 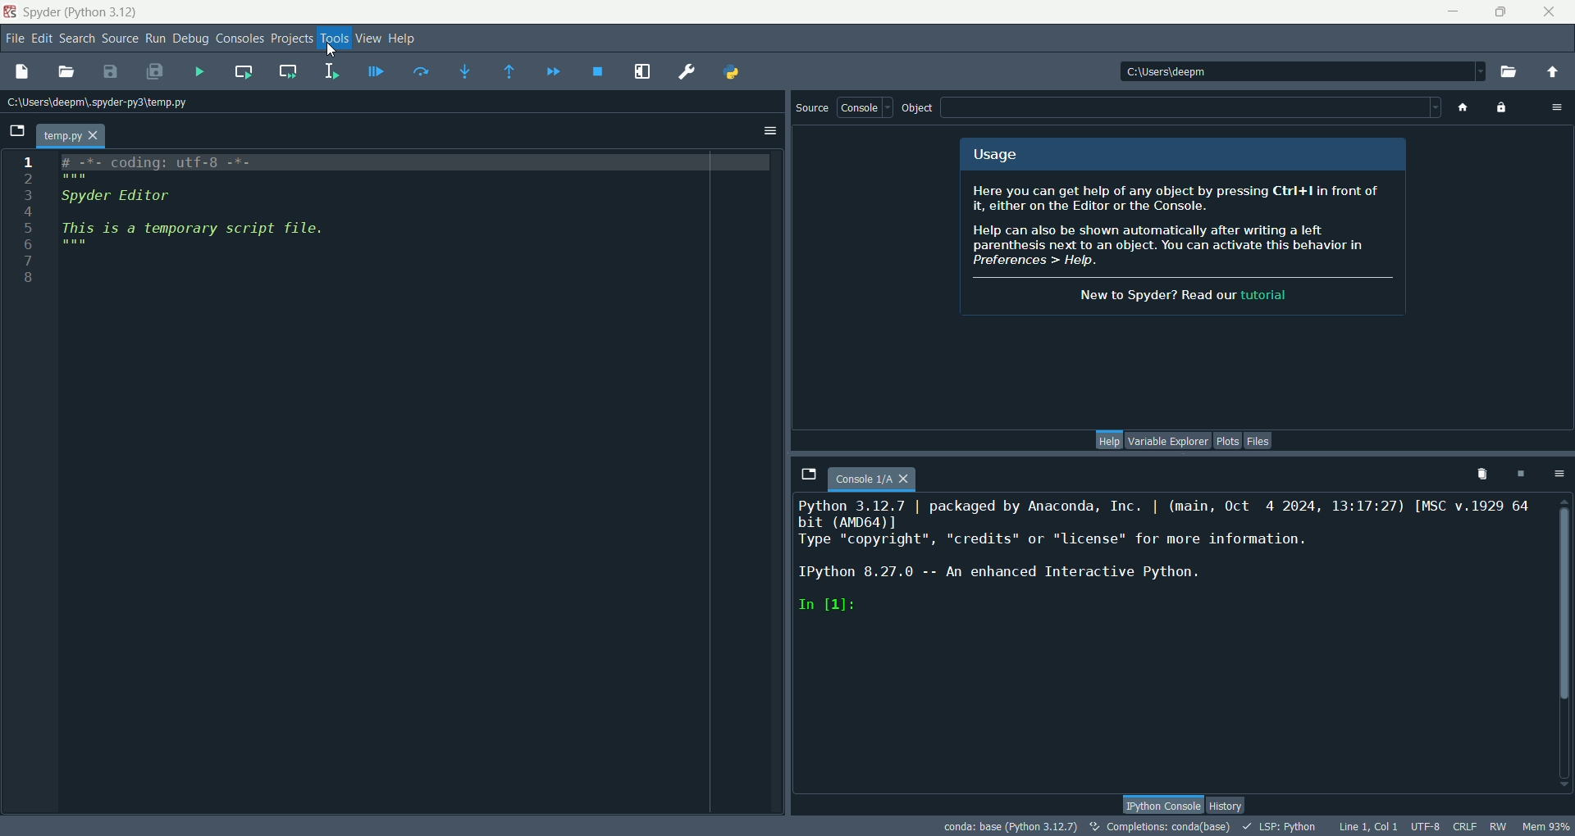 I want to click on tools, so click(x=331, y=39).